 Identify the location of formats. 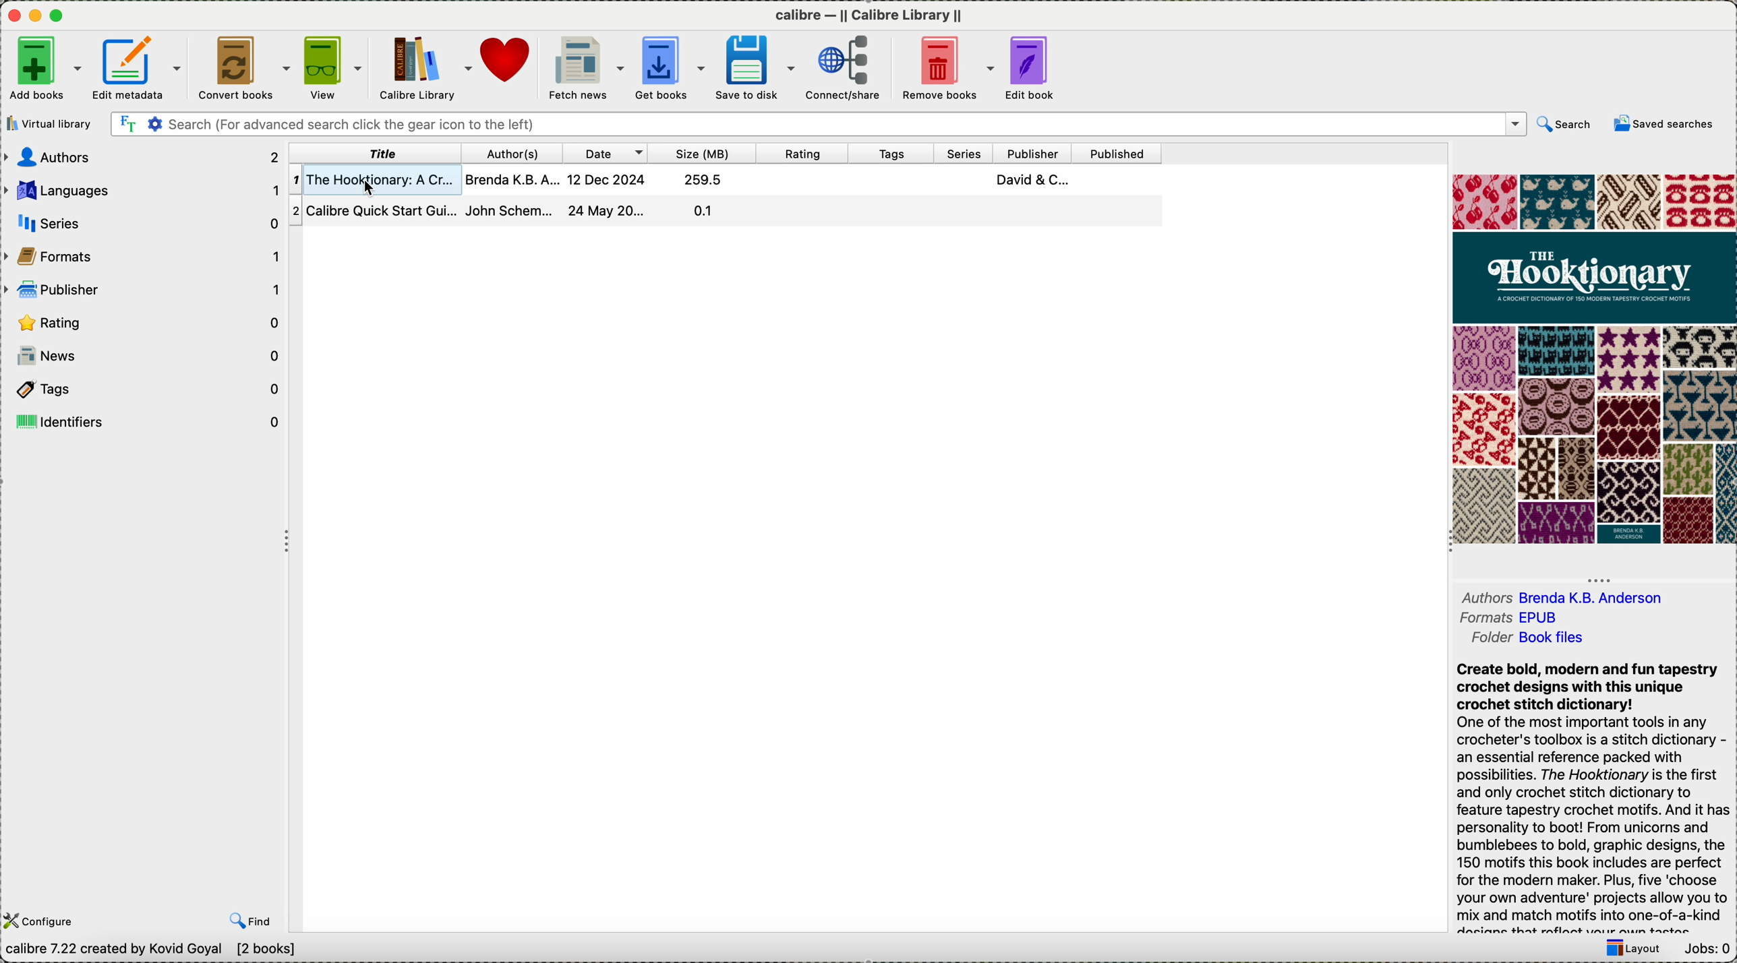
(144, 255).